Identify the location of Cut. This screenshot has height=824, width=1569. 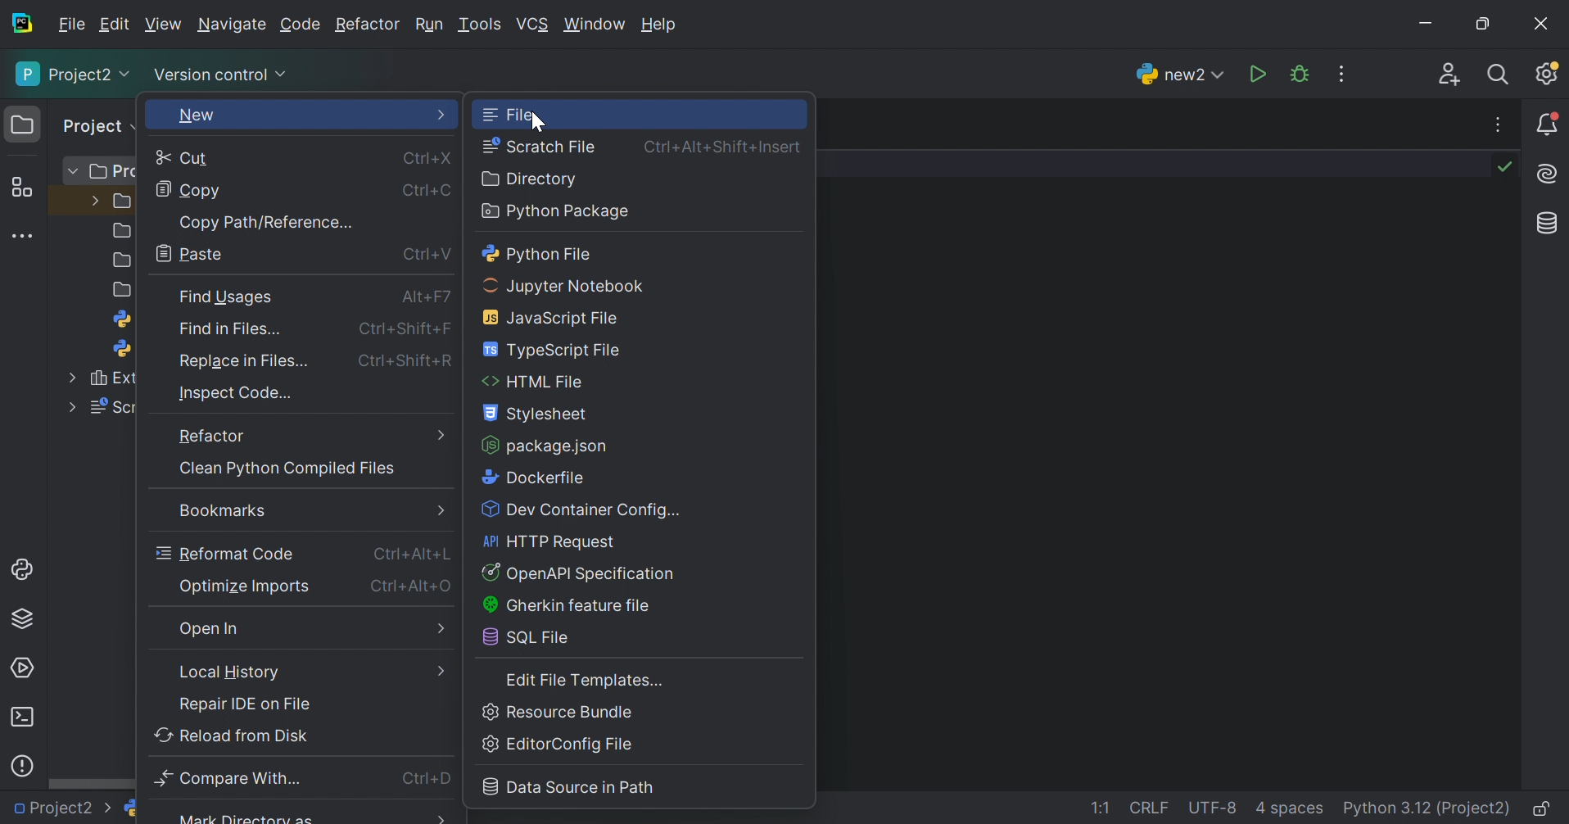
(186, 159).